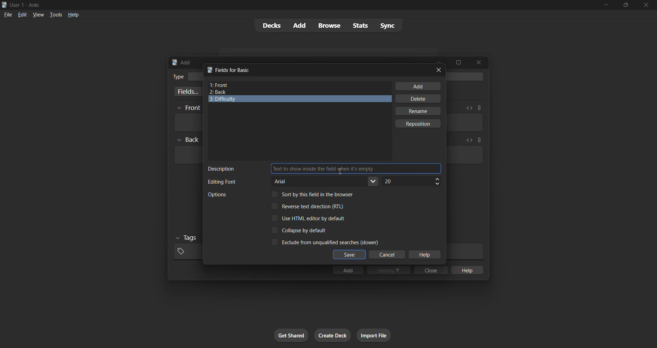 The height and width of the screenshot is (348, 657). What do you see at coordinates (187, 238) in the screenshot?
I see `` at bounding box center [187, 238].